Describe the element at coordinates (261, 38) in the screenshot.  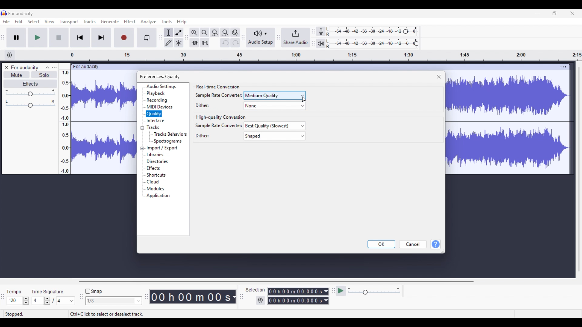
I see `Audio setup` at that location.